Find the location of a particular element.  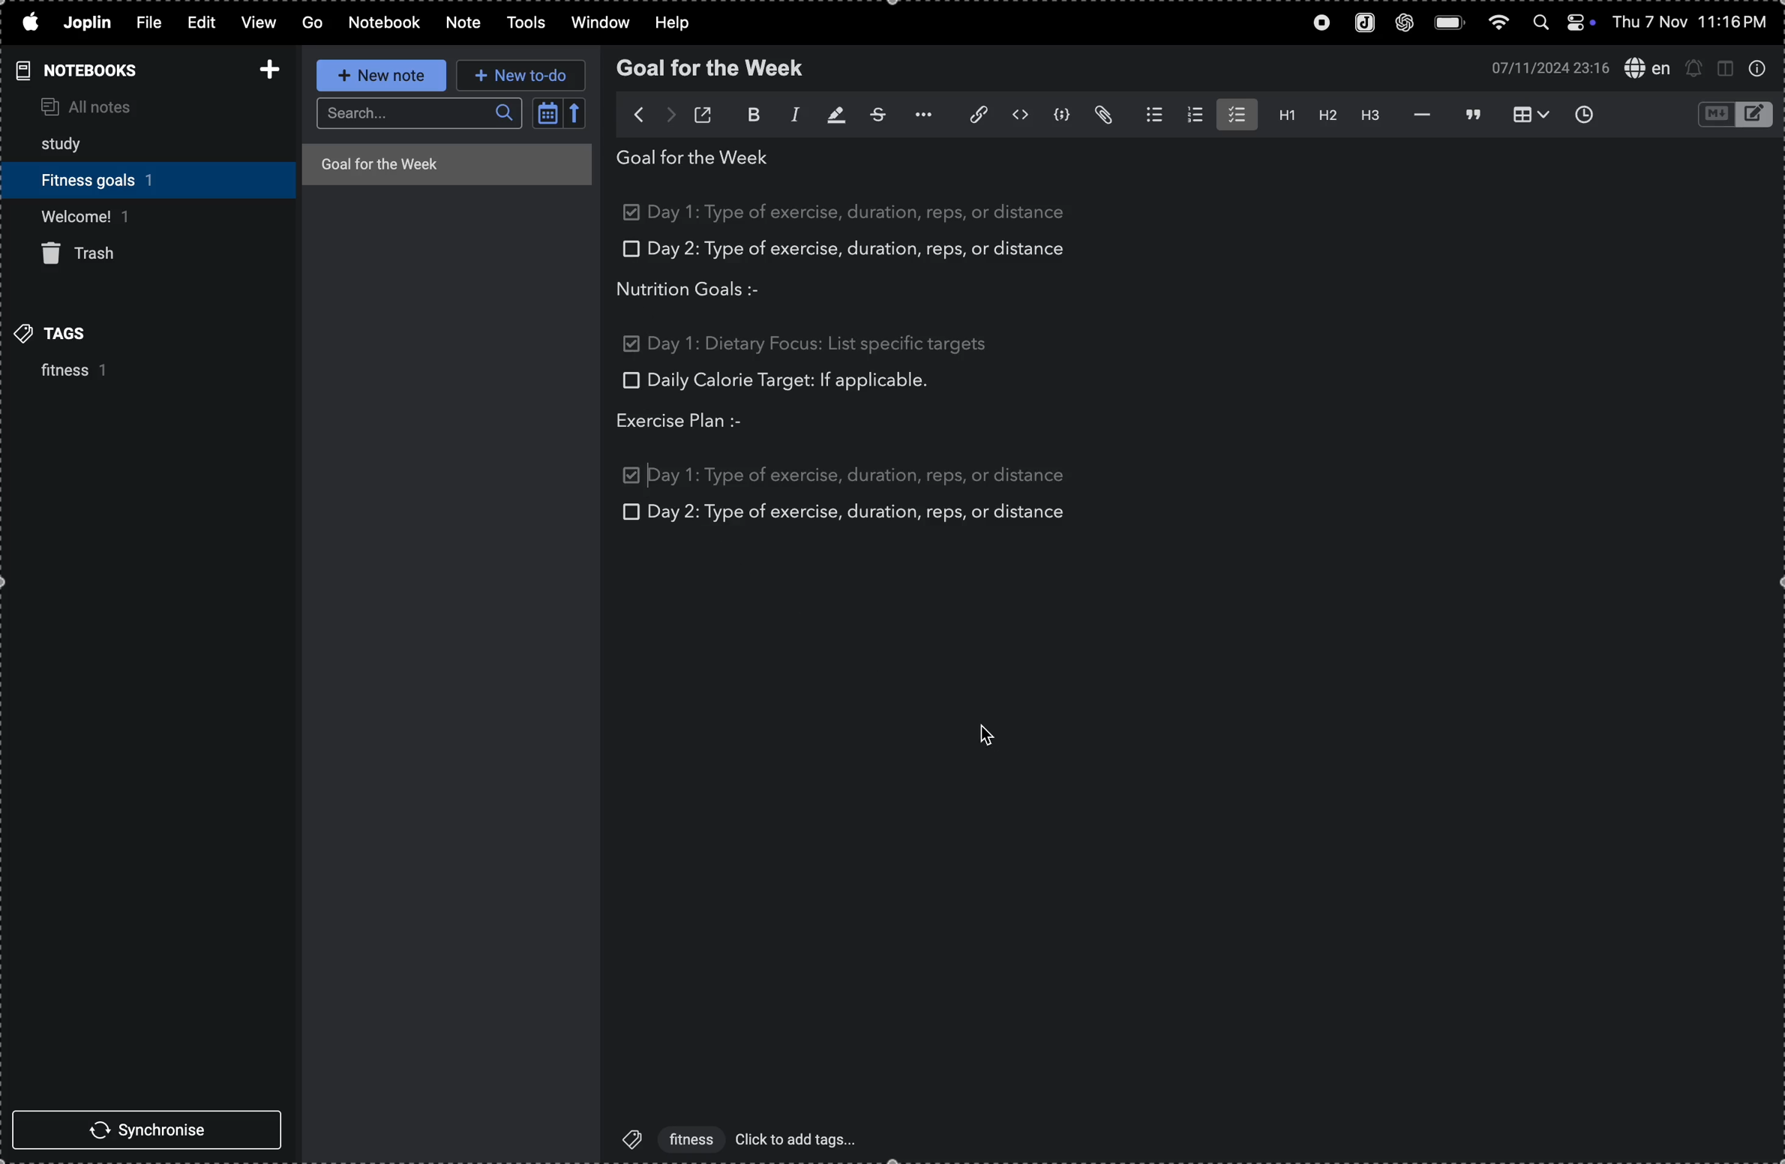

new to do is located at coordinates (520, 77).